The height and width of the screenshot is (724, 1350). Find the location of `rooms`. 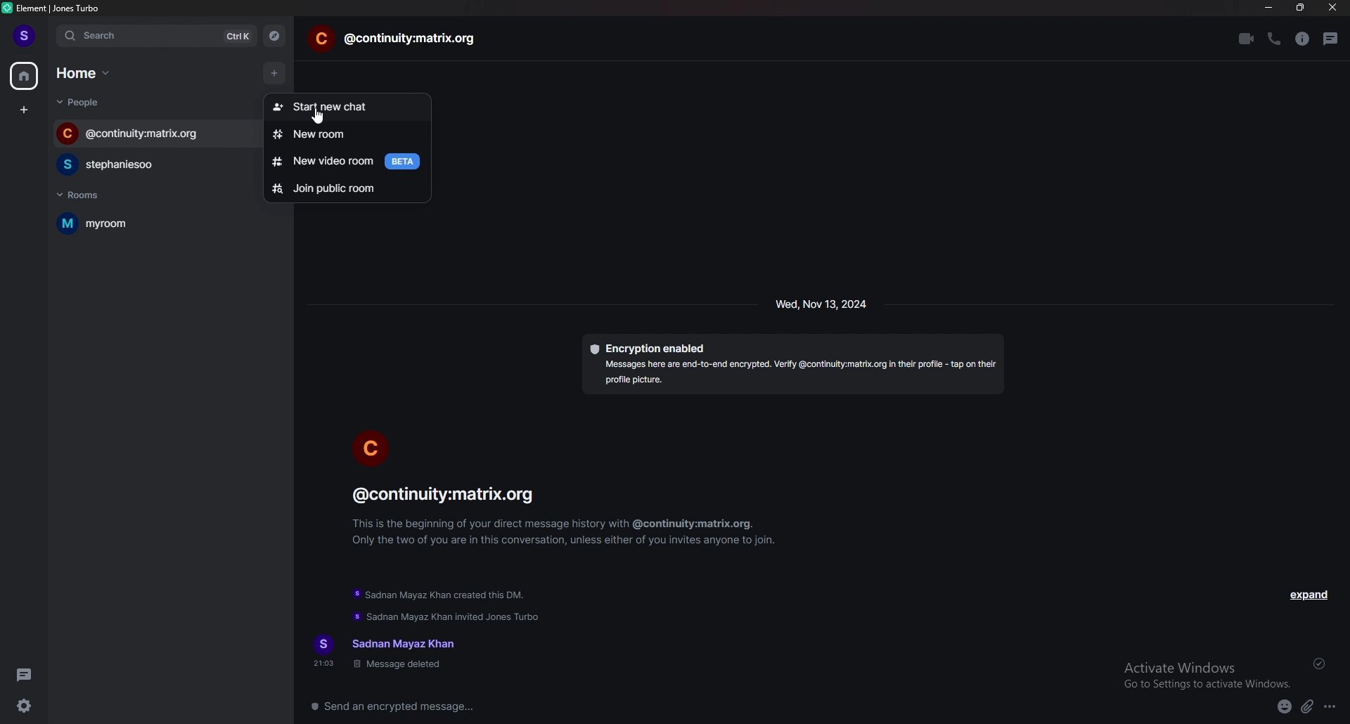

rooms is located at coordinates (96, 195).